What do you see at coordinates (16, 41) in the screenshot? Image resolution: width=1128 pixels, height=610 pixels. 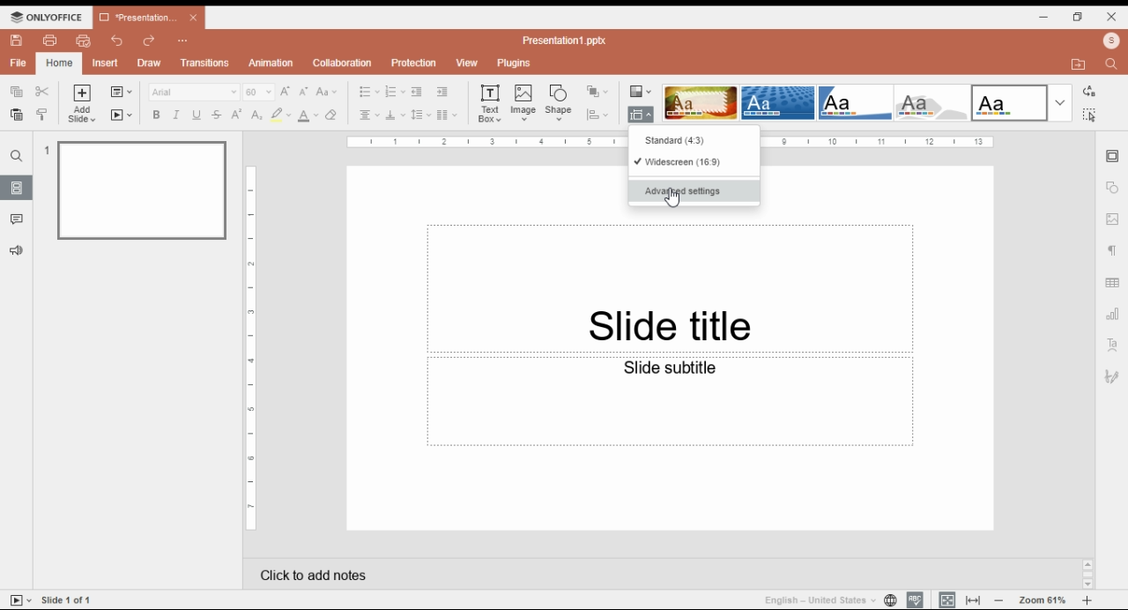 I see `save` at bounding box center [16, 41].